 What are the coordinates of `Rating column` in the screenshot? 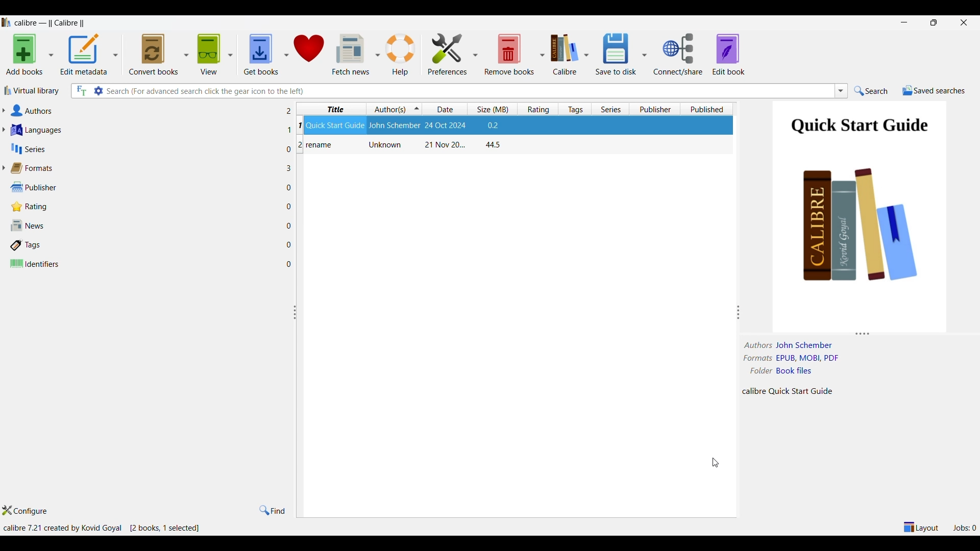 It's located at (537, 109).